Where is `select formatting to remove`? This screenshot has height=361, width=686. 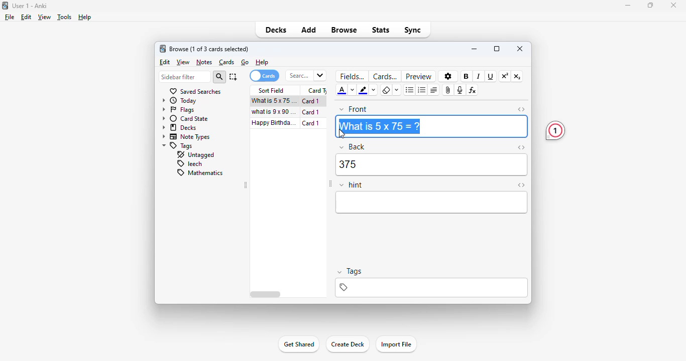
select formatting to remove is located at coordinates (396, 91).